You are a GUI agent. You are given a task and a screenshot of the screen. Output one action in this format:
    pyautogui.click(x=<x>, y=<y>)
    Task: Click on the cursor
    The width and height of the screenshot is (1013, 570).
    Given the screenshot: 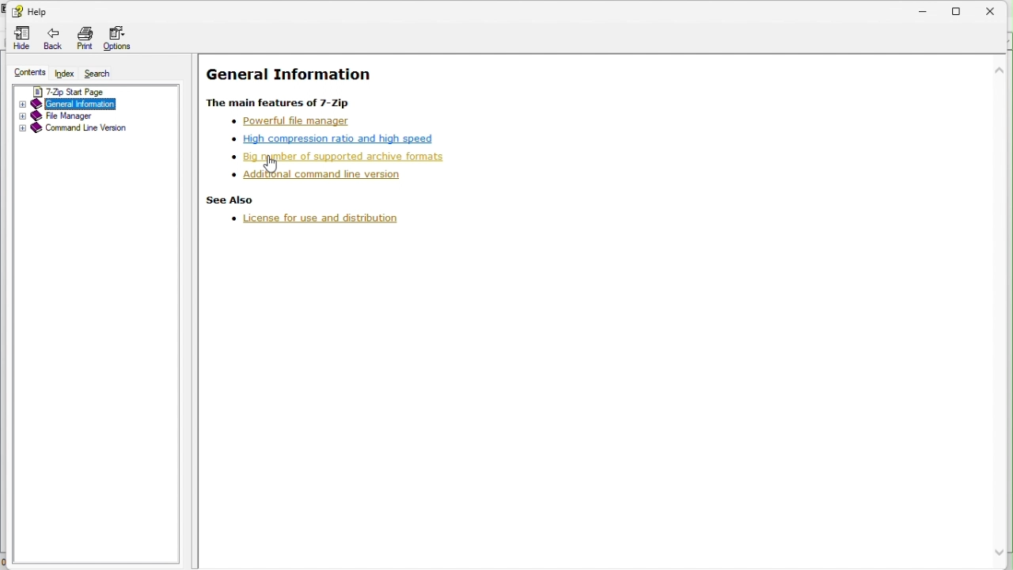 What is the action you would take?
    pyautogui.click(x=271, y=164)
    